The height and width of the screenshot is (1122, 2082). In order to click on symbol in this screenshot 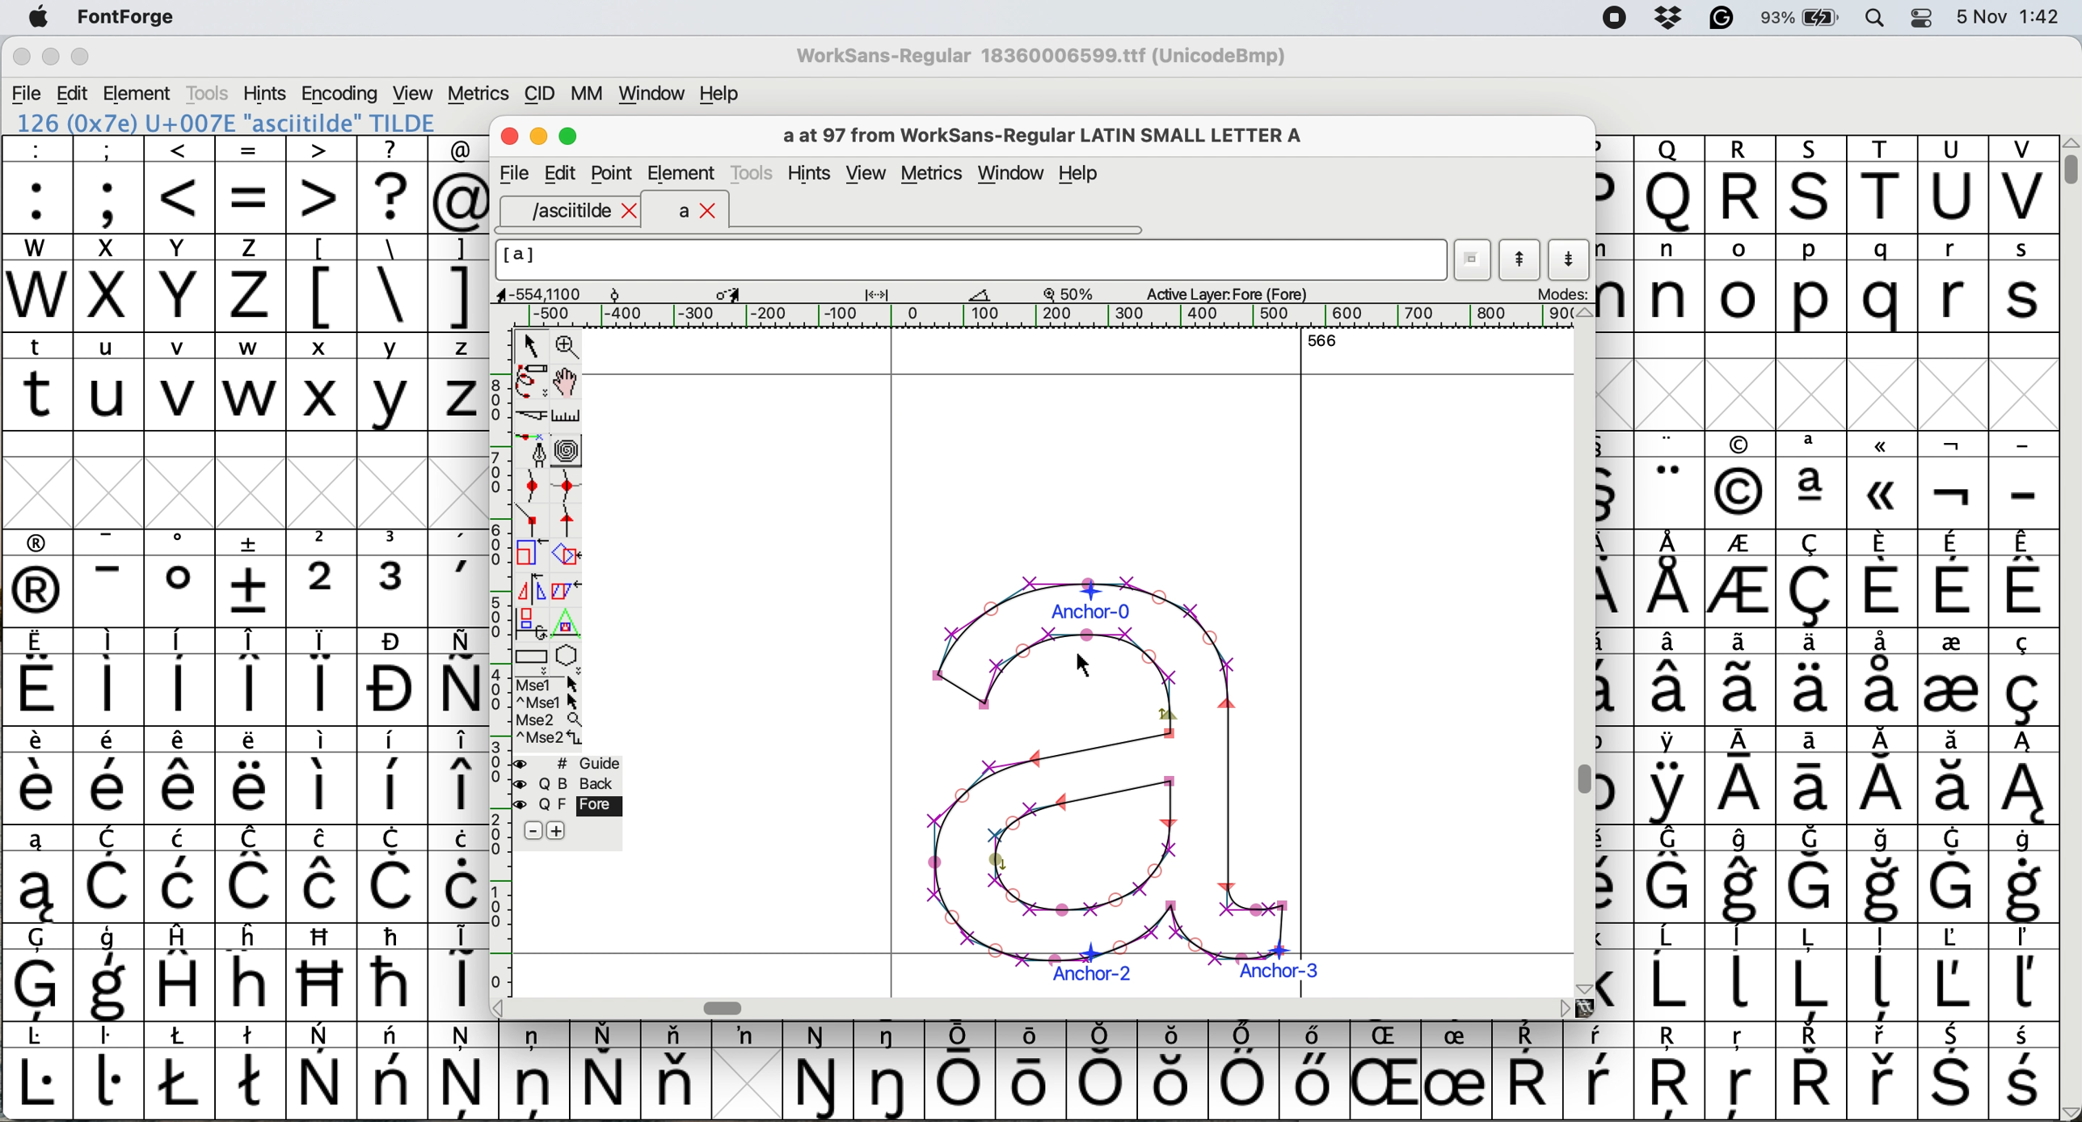, I will do `click(107, 677)`.